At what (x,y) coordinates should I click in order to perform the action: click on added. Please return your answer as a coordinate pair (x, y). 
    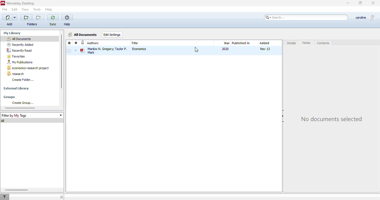
    Looking at the image, I should click on (264, 43).